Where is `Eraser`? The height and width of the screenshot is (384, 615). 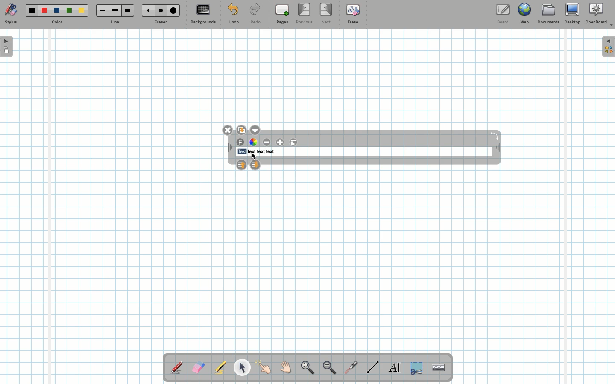 Eraser is located at coordinates (198, 368).